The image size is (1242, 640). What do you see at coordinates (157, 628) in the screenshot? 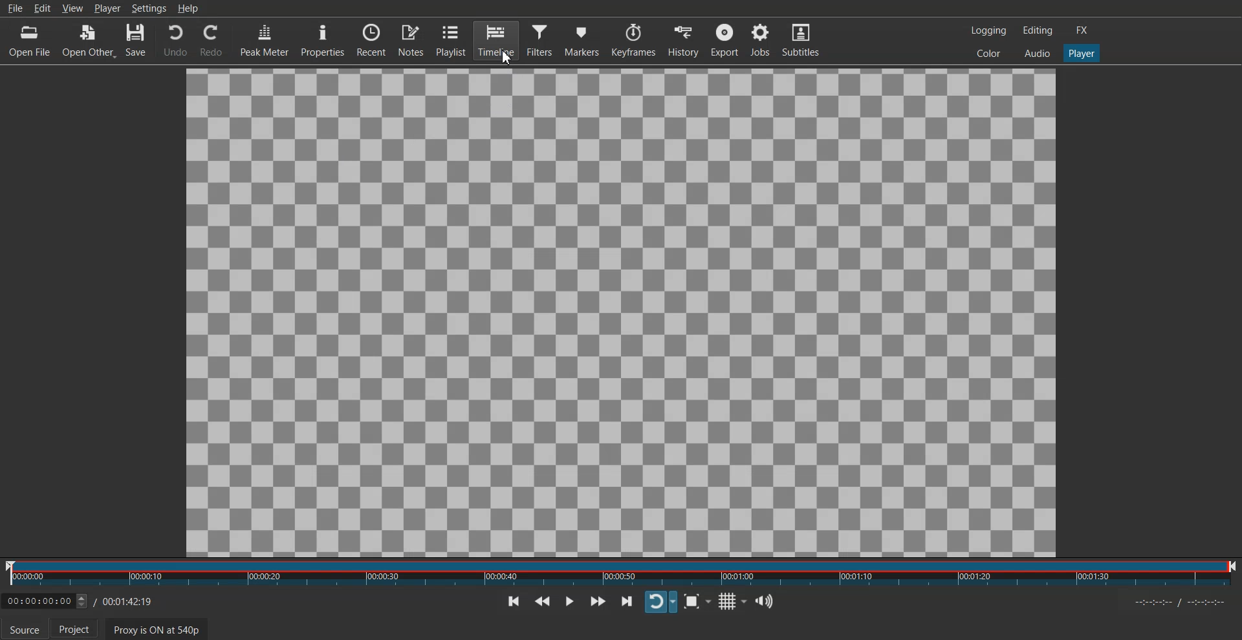
I see `Proxy is ON at 540p` at bounding box center [157, 628].